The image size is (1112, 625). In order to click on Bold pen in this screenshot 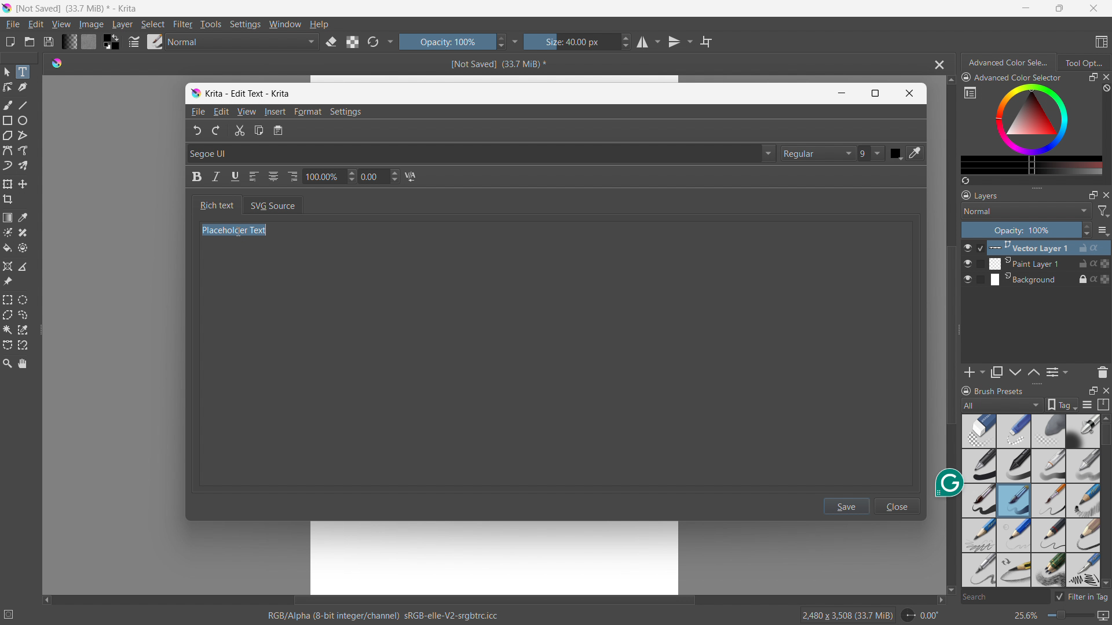, I will do `click(1082, 431)`.